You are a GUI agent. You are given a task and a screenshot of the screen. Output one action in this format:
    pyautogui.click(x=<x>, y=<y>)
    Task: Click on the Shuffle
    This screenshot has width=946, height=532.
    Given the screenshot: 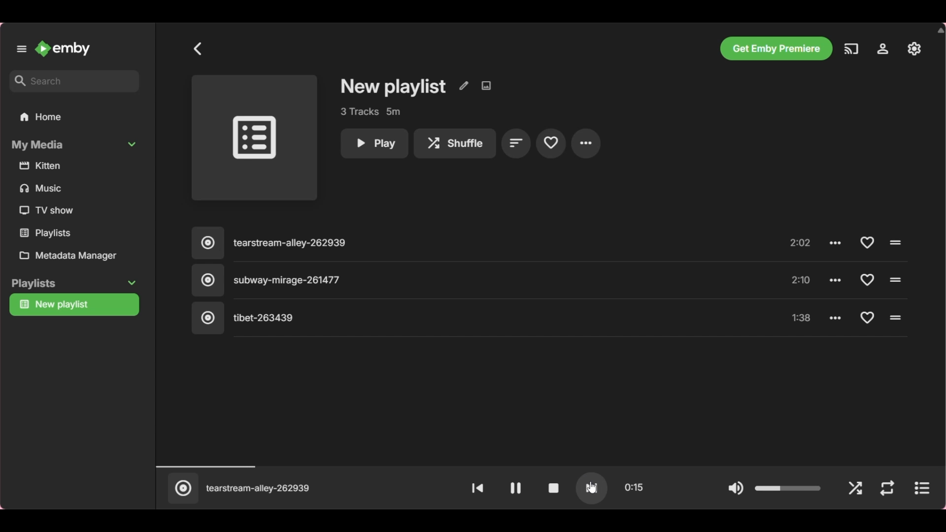 What is the action you would take?
    pyautogui.click(x=854, y=489)
    